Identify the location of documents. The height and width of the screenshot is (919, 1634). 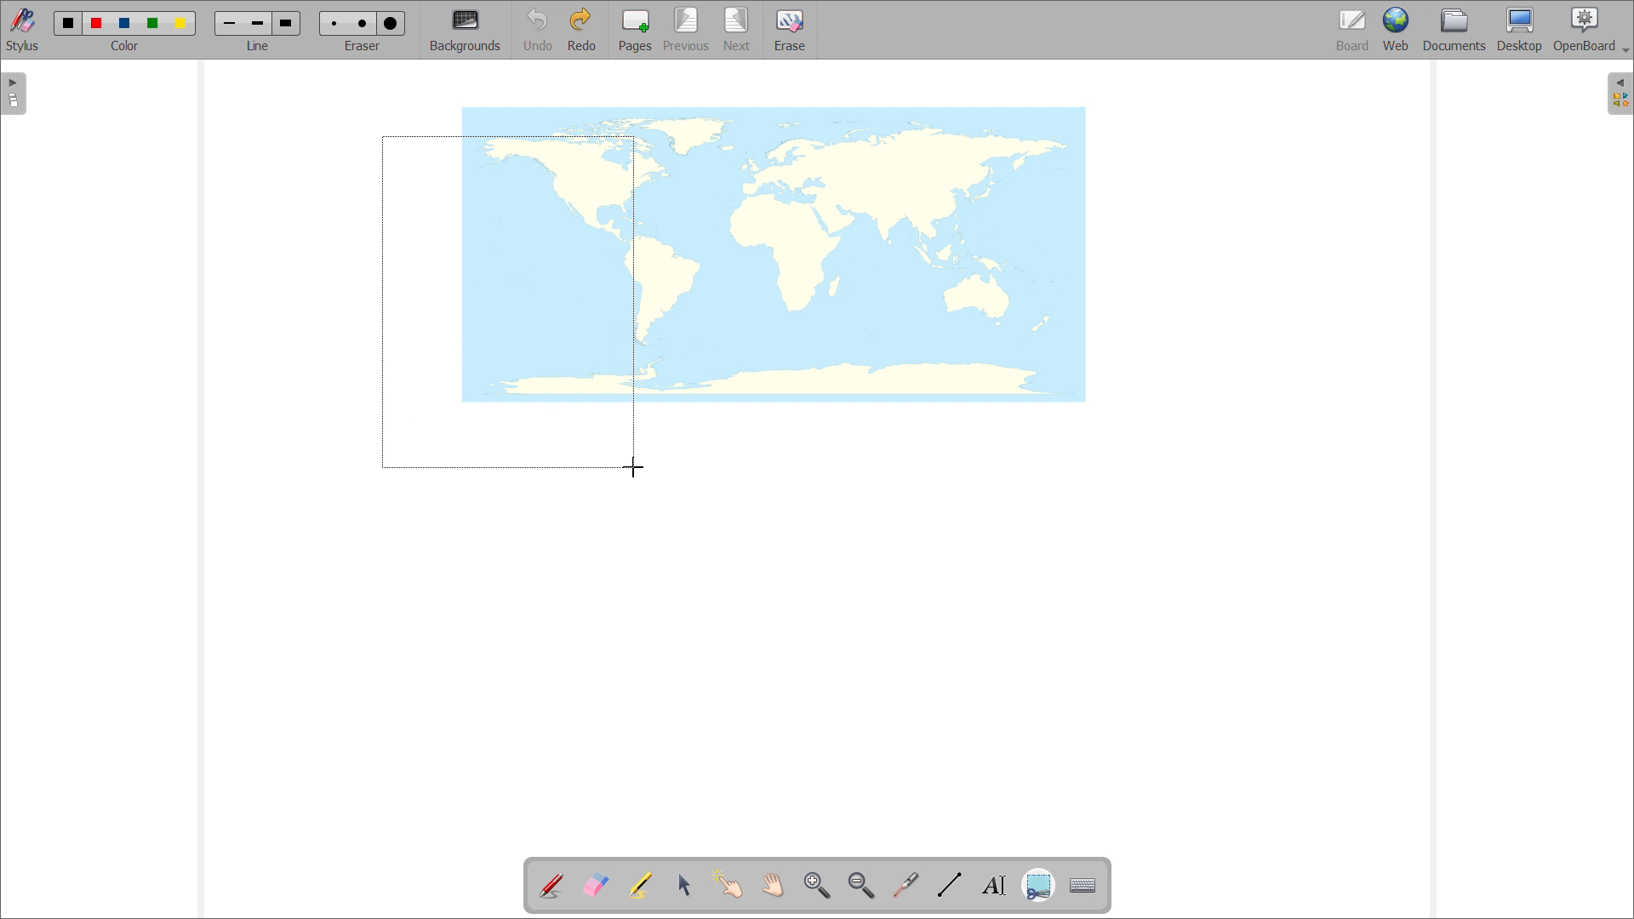
(1455, 29).